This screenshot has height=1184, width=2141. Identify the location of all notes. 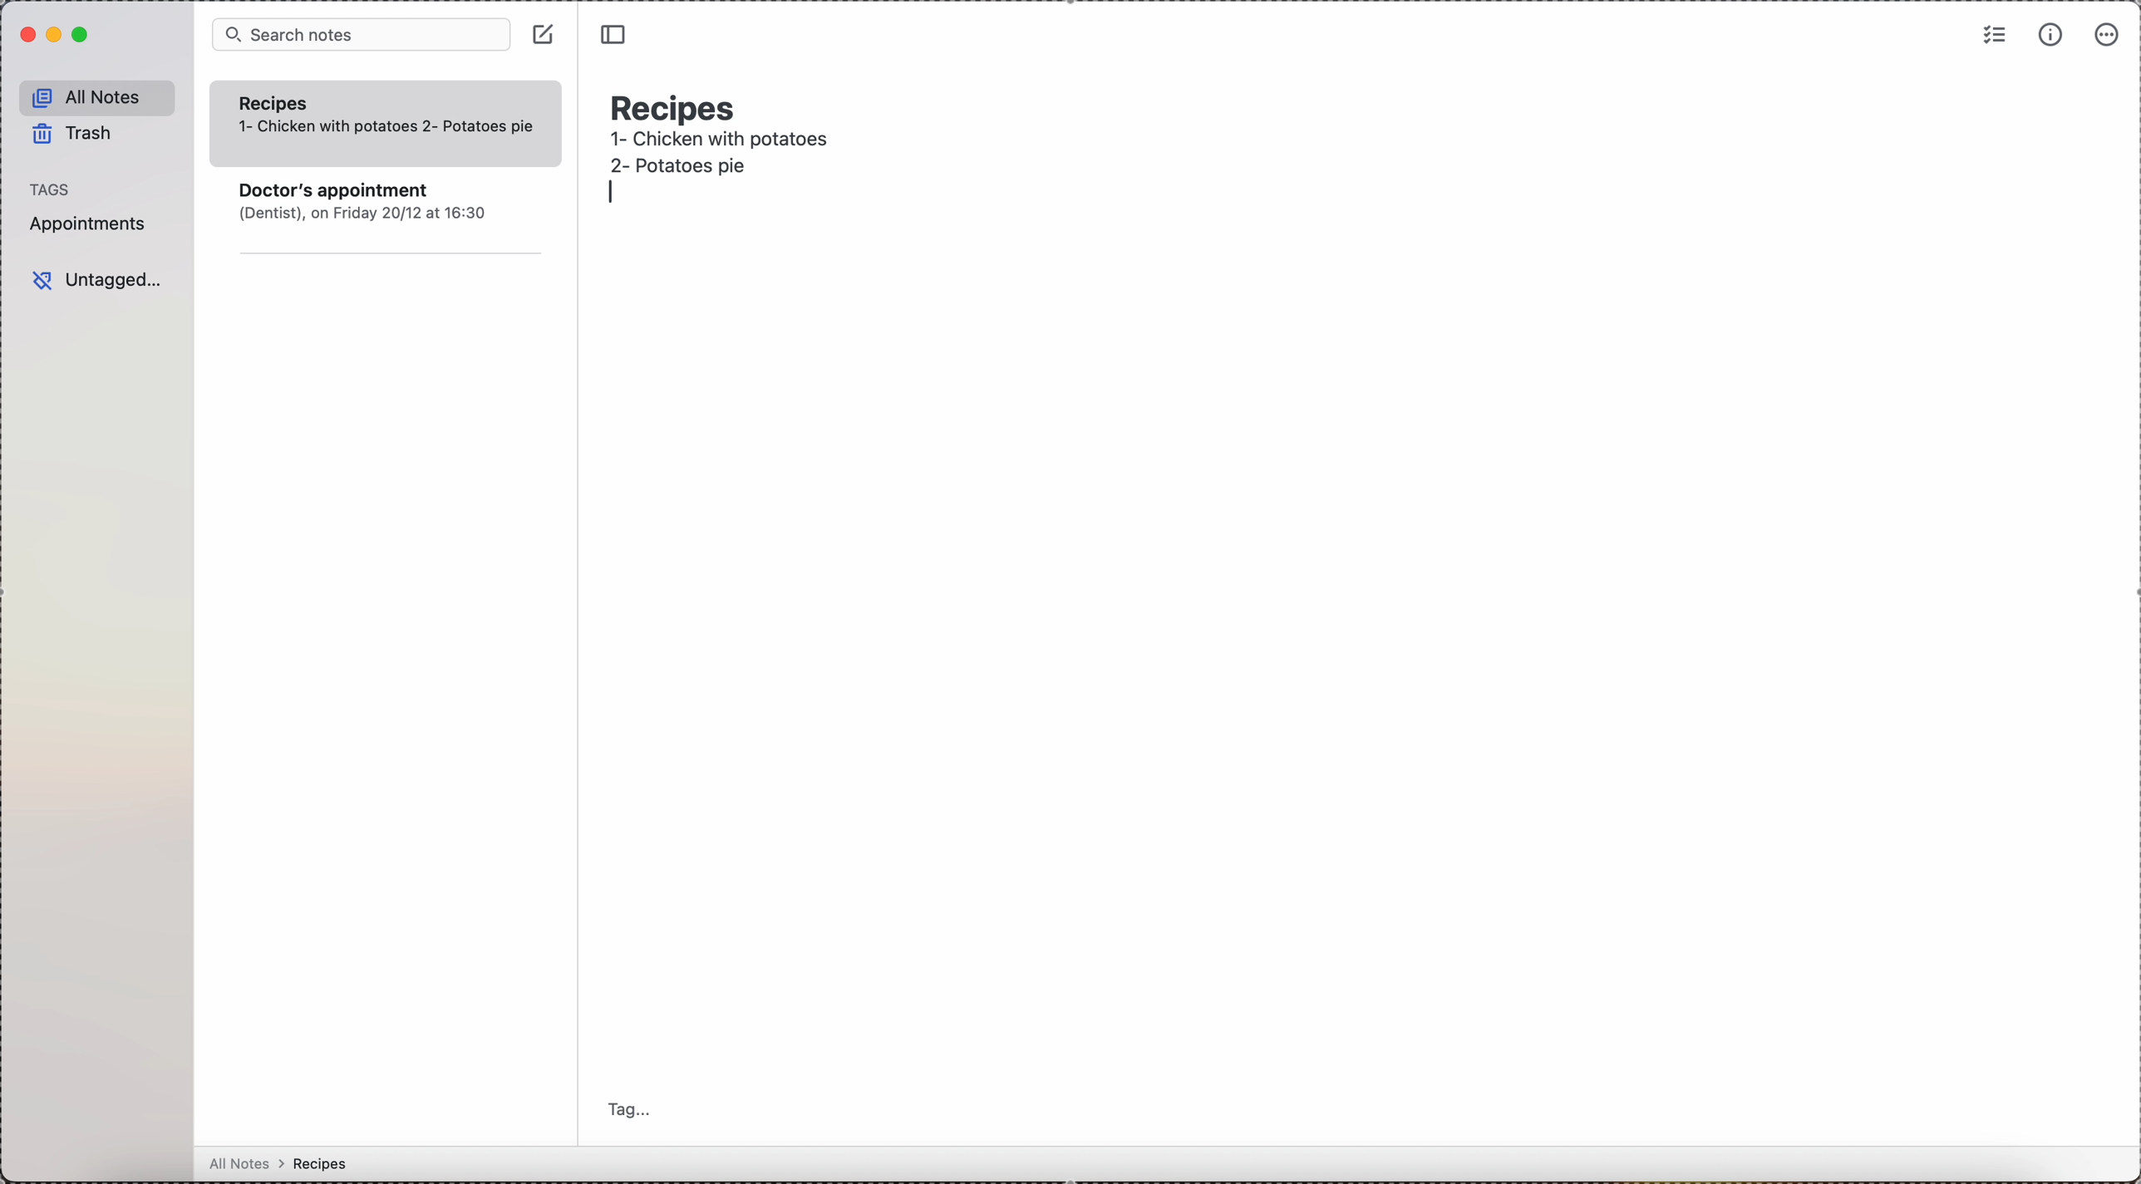
(97, 96).